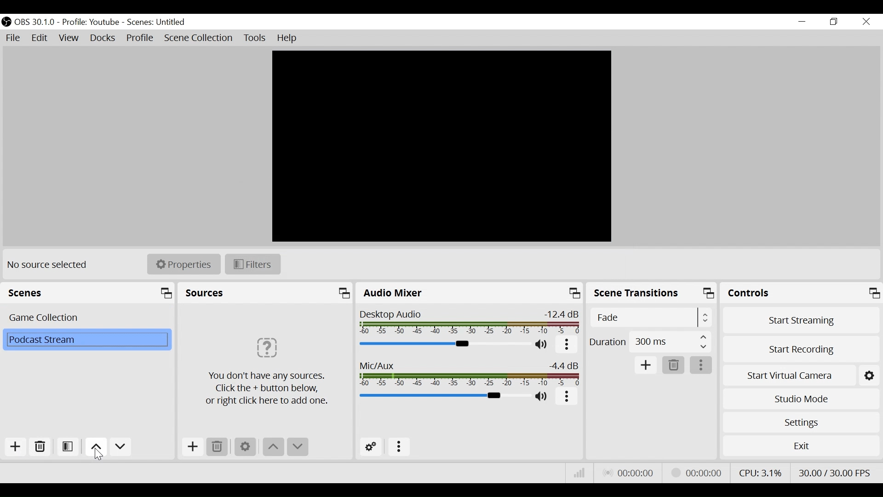  I want to click on Frame Per Second, so click(837, 472).